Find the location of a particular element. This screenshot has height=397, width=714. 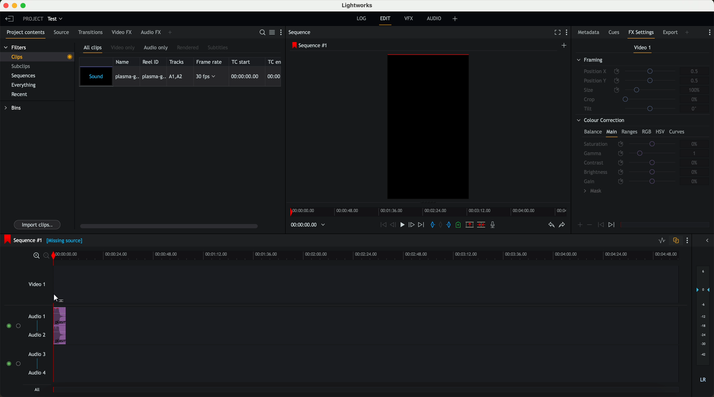

undo is located at coordinates (550, 227).